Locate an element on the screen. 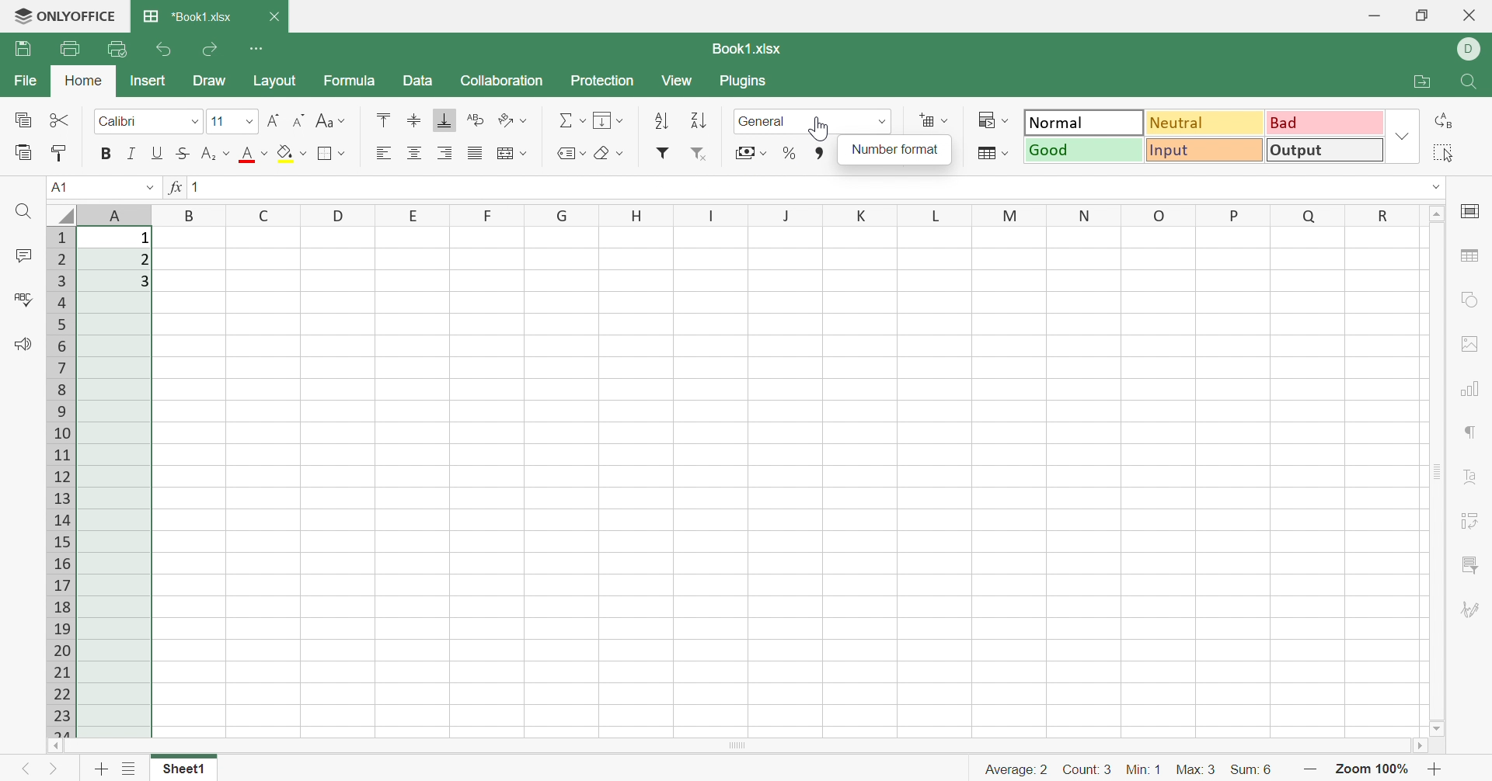  Protection is located at coordinates (602, 82).